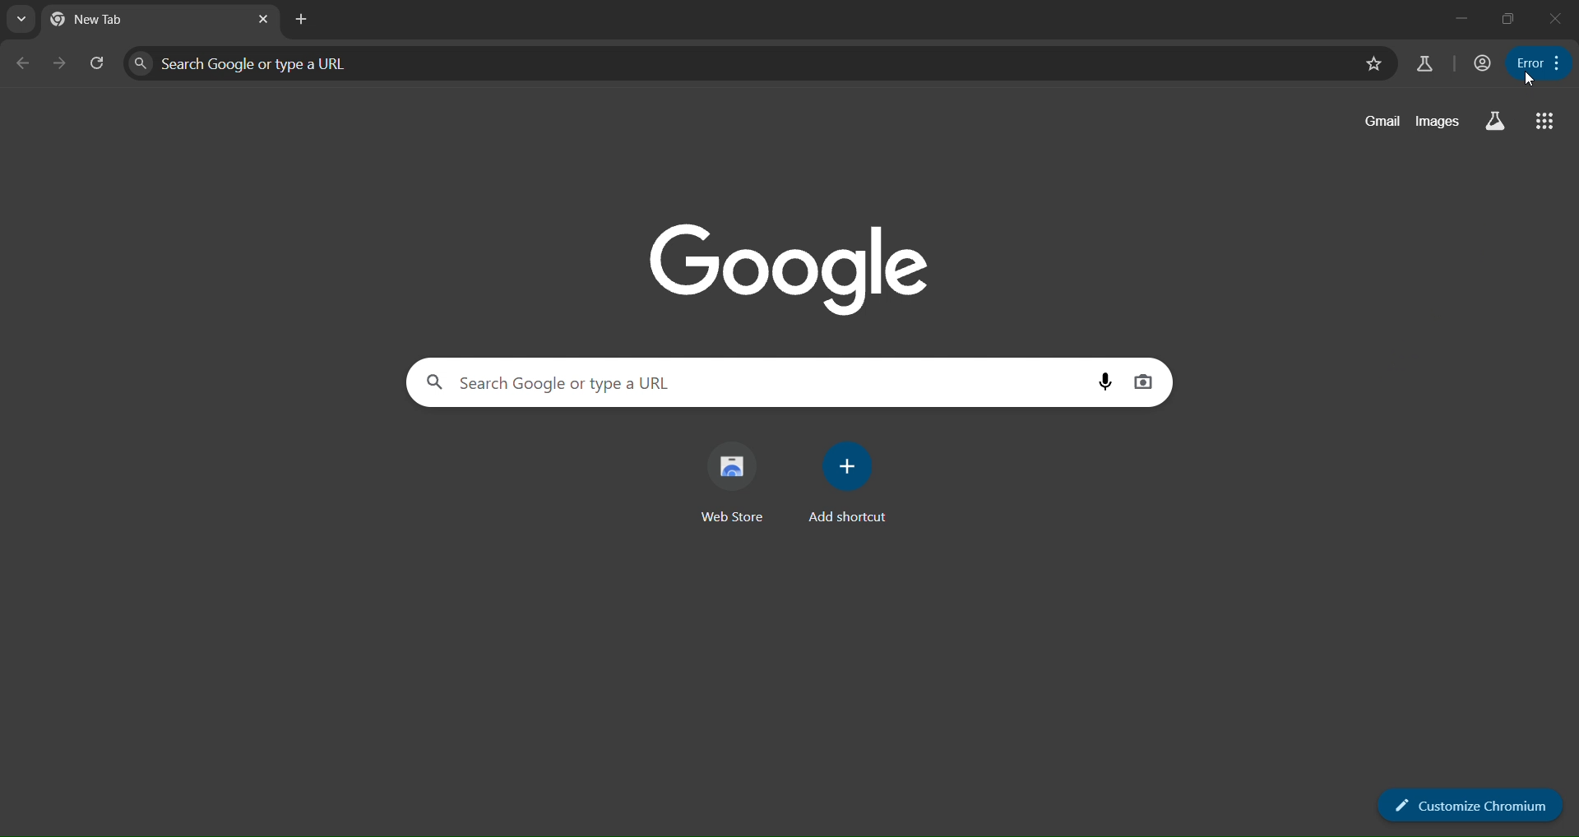 The height and width of the screenshot is (837, 1579). What do you see at coordinates (749, 382) in the screenshot?
I see `search  google or type a URL` at bounding box center [749, 382].